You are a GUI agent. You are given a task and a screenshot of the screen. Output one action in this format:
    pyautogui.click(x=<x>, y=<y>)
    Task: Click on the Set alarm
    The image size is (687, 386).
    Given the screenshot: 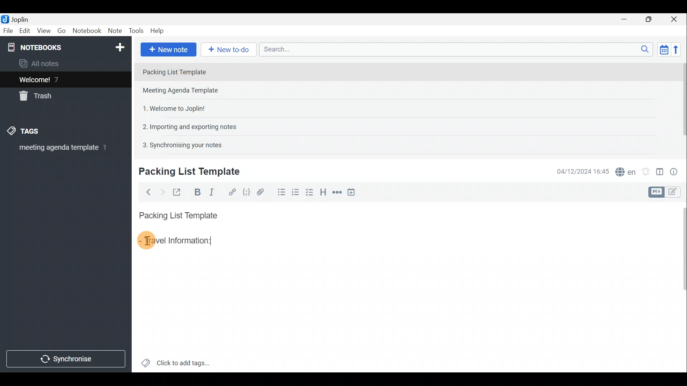 What is the action you would take?
    pyautogui.click(x=645, y=170)
    